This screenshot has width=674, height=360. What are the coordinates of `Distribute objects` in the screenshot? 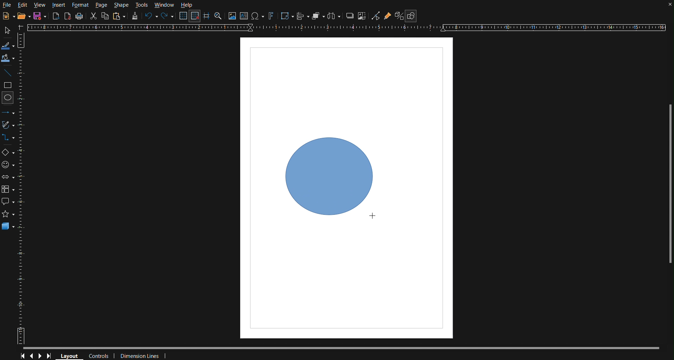 It's located at (336, 17).